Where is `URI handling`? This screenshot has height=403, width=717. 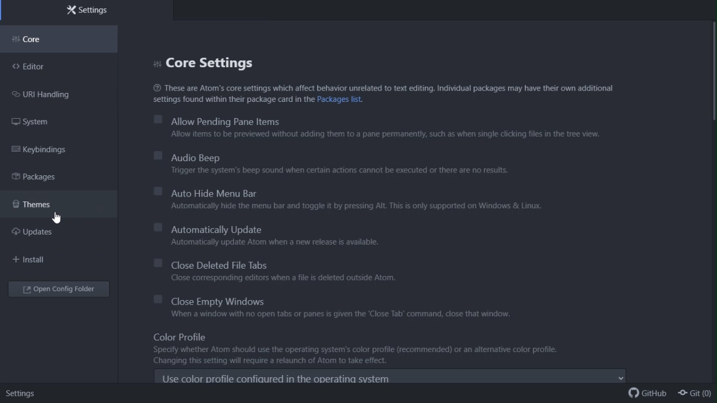 URI handling is located at coordinates (51, 95).